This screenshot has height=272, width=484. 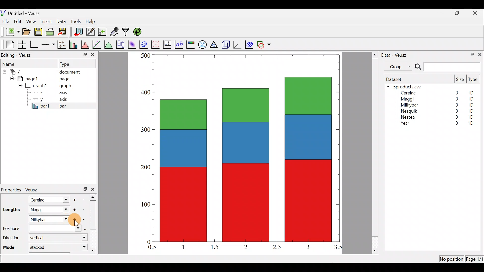 What do you see at coordinates (469, 105) in the screenshot?
I see `1D` at bounding box center [469, 105].